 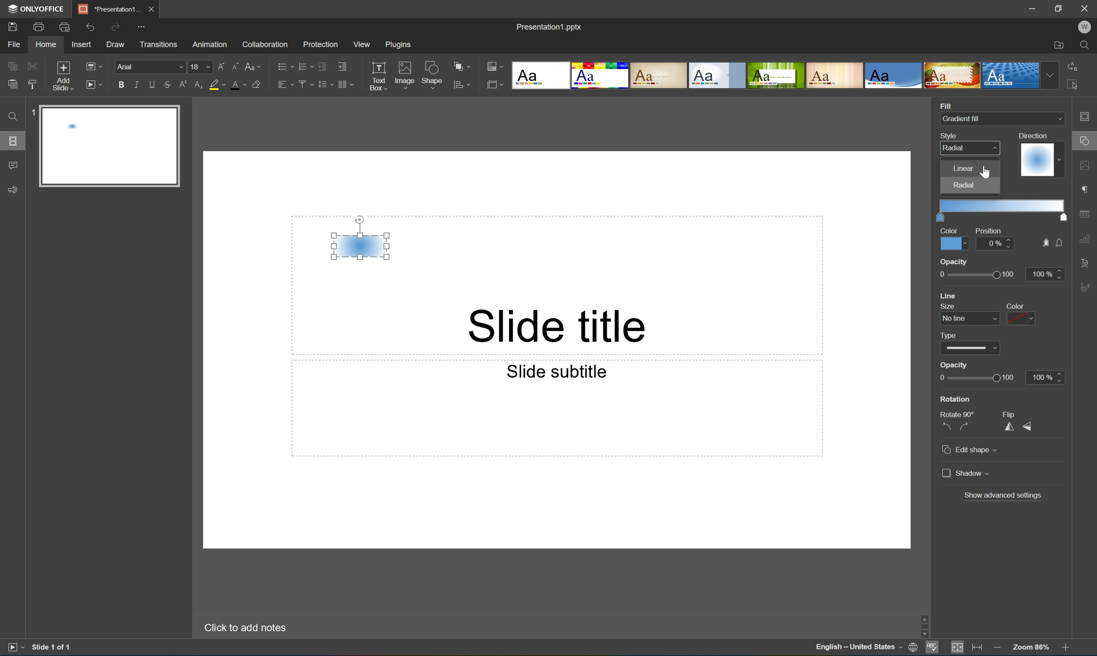 I want to click on Home, so click(x=45, y=45).